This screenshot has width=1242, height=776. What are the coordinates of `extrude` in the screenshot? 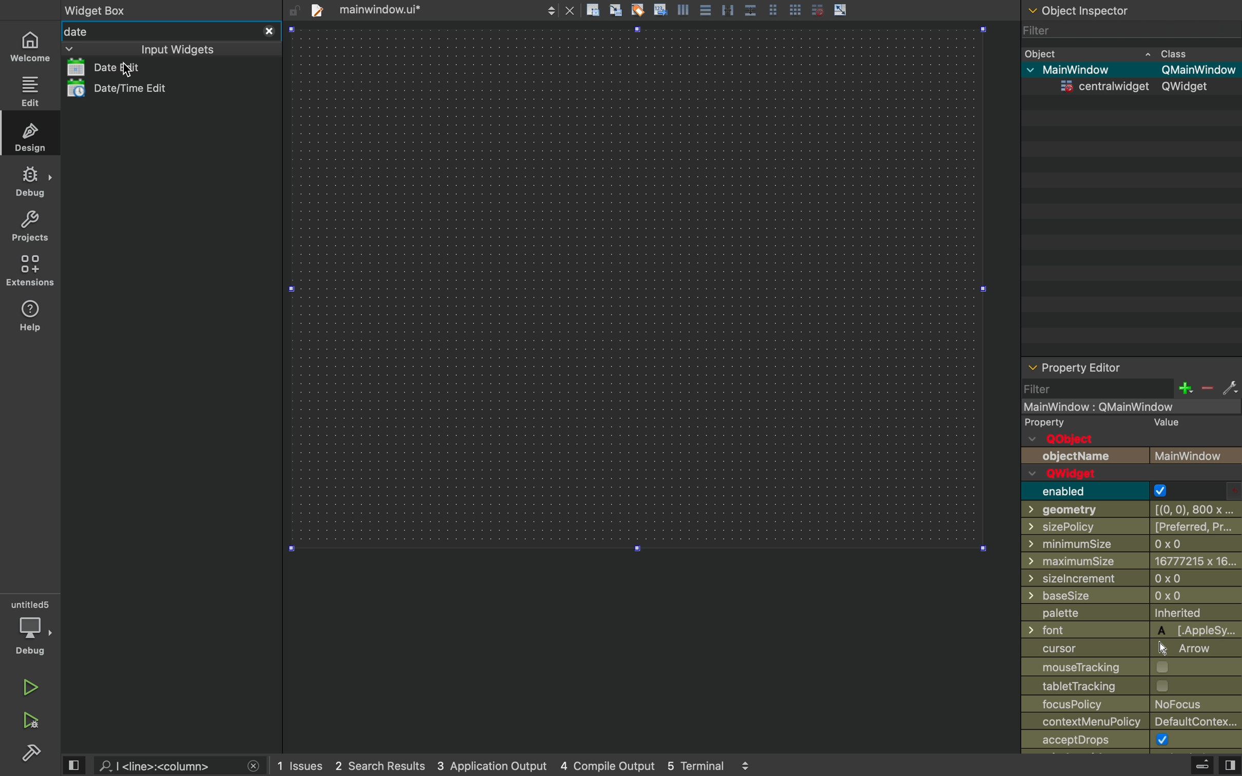 It's located at (1204, 765).